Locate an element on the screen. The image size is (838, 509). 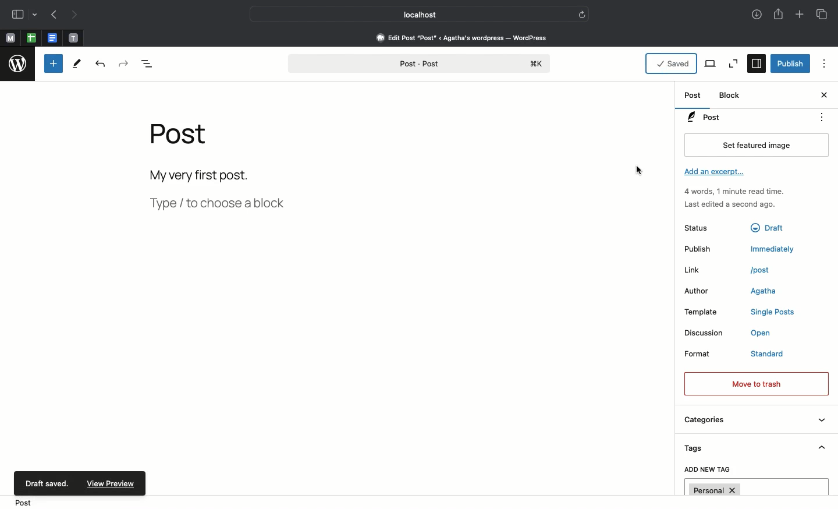
draft is located at coordinates (766, 228).